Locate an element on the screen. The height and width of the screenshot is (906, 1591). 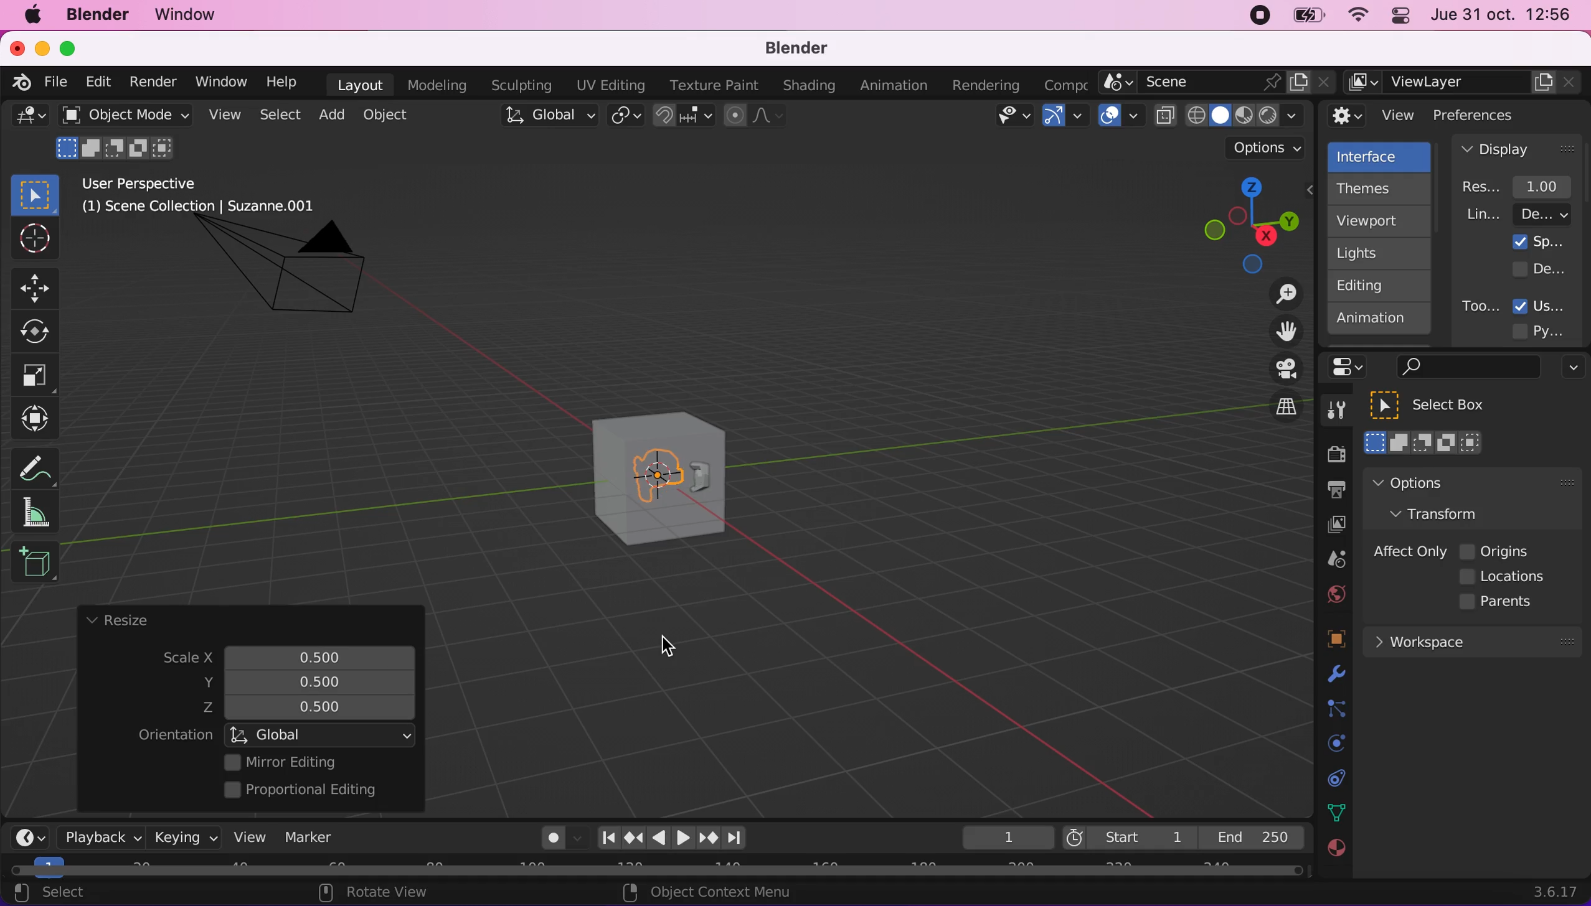
jump to endpoint is located at coordinates (741, 838).